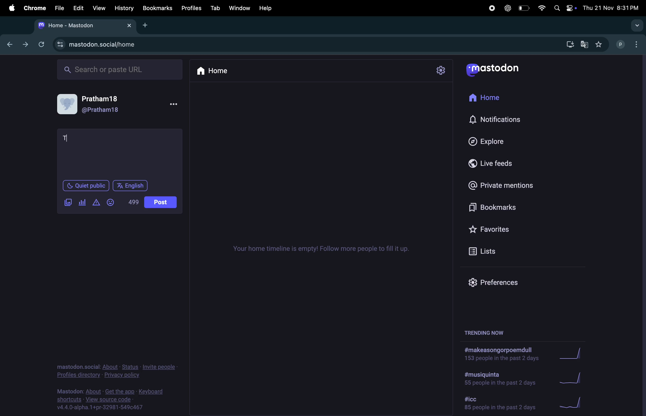 The width and height of the screenshot is (646, 416). What do you see at coordinates (132, 185) in the screenshot?
I see `language` at bounding box center [132, 185].